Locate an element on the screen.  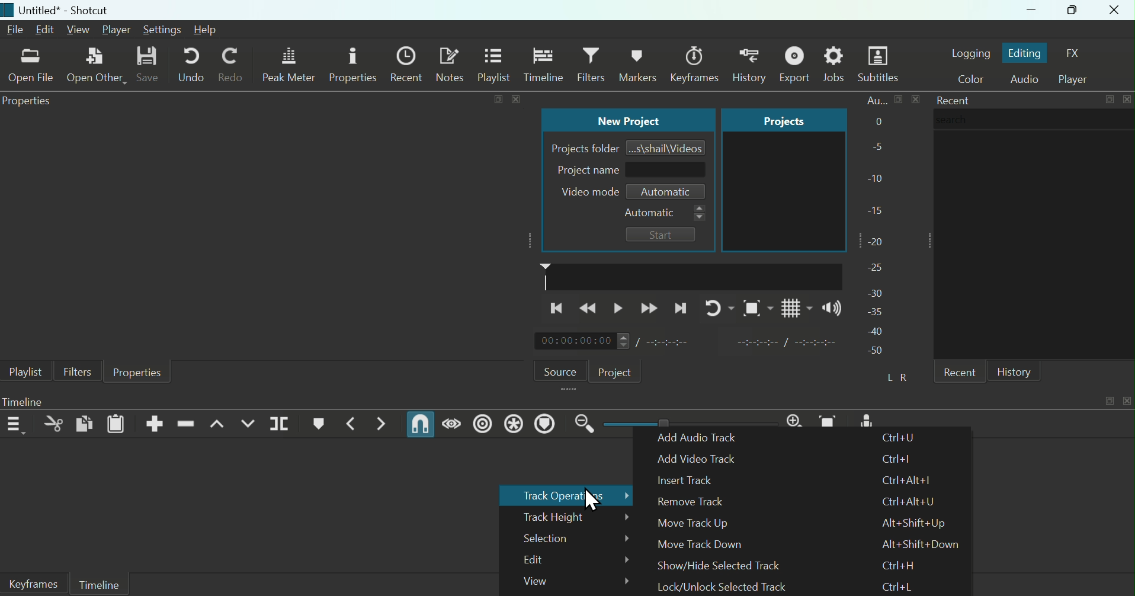
Jobs is located at coordinates (836, 65).